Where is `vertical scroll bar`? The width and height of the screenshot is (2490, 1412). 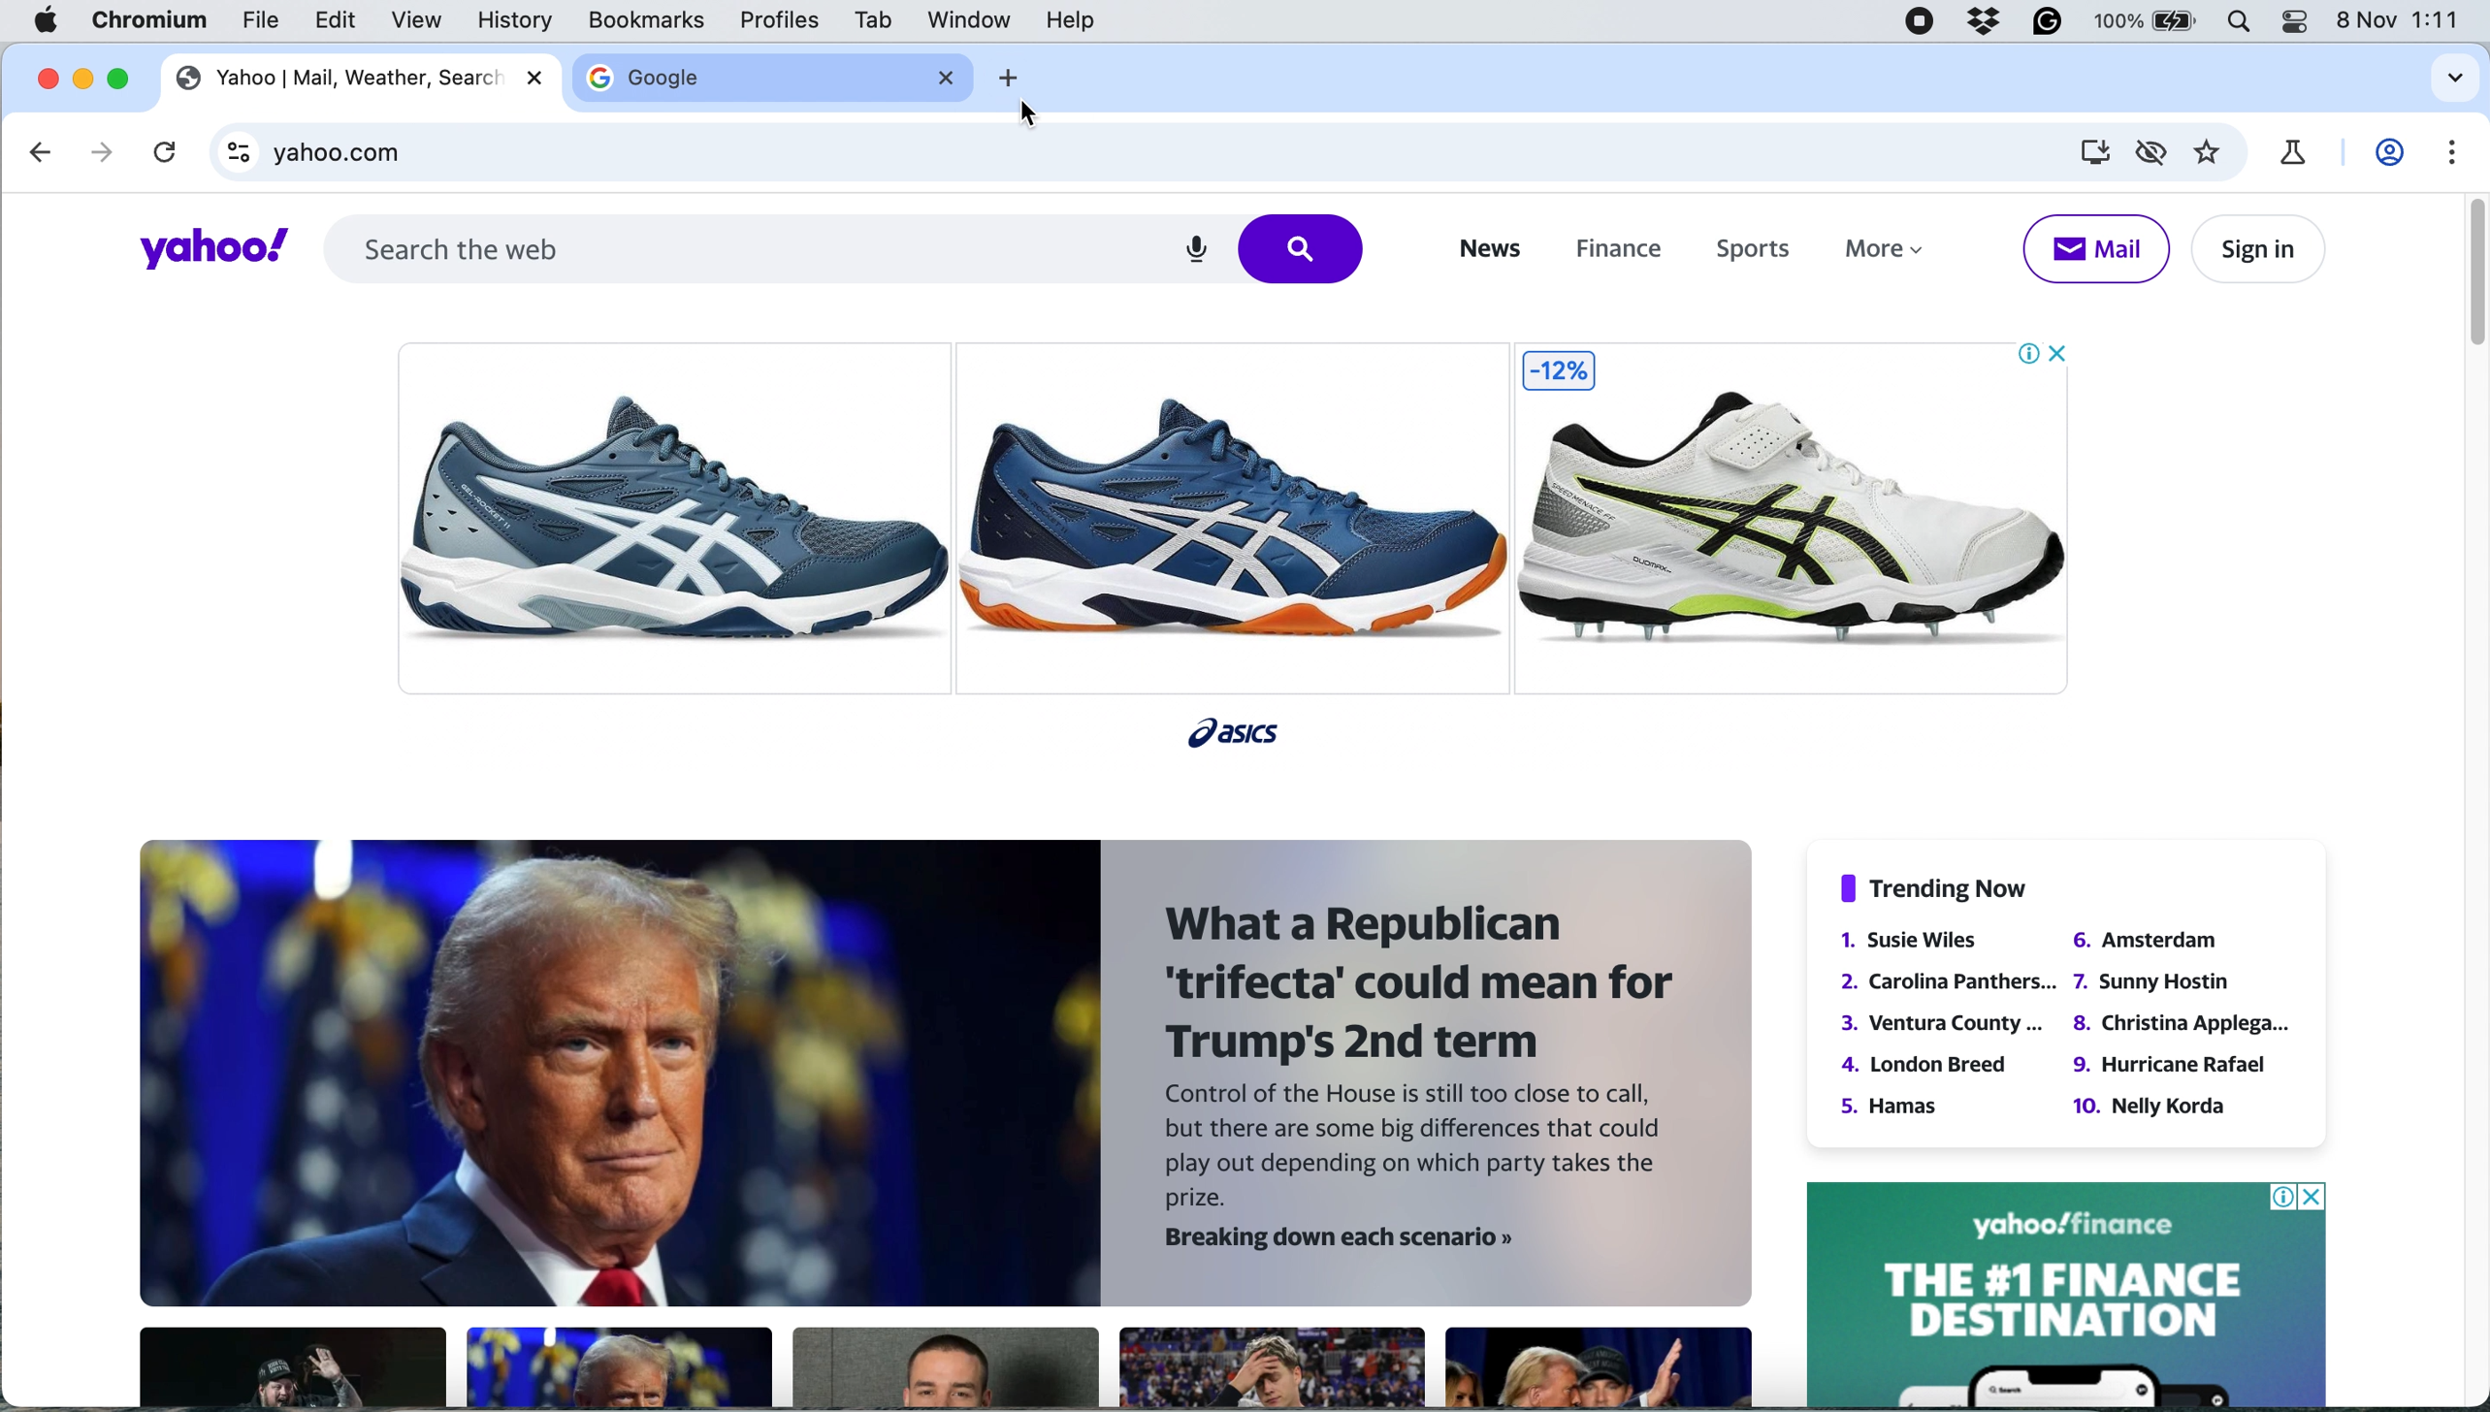
vertical scroll bar is located at coordinates (2467, 273).